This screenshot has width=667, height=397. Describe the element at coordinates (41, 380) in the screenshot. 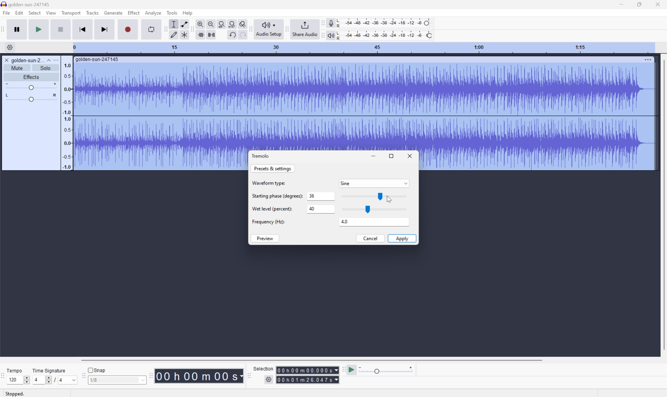

I see `4` at that location.